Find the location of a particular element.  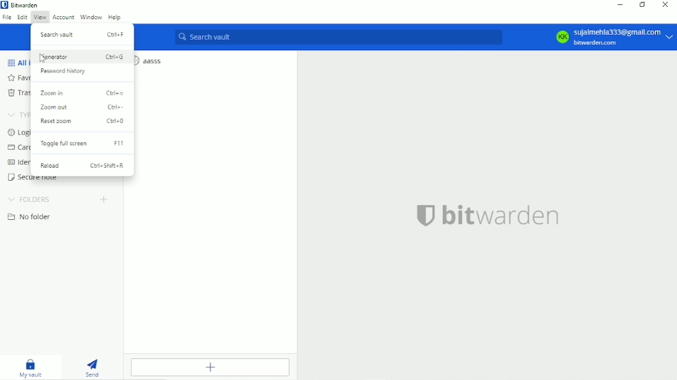

File is located at coordinates (7, 18).